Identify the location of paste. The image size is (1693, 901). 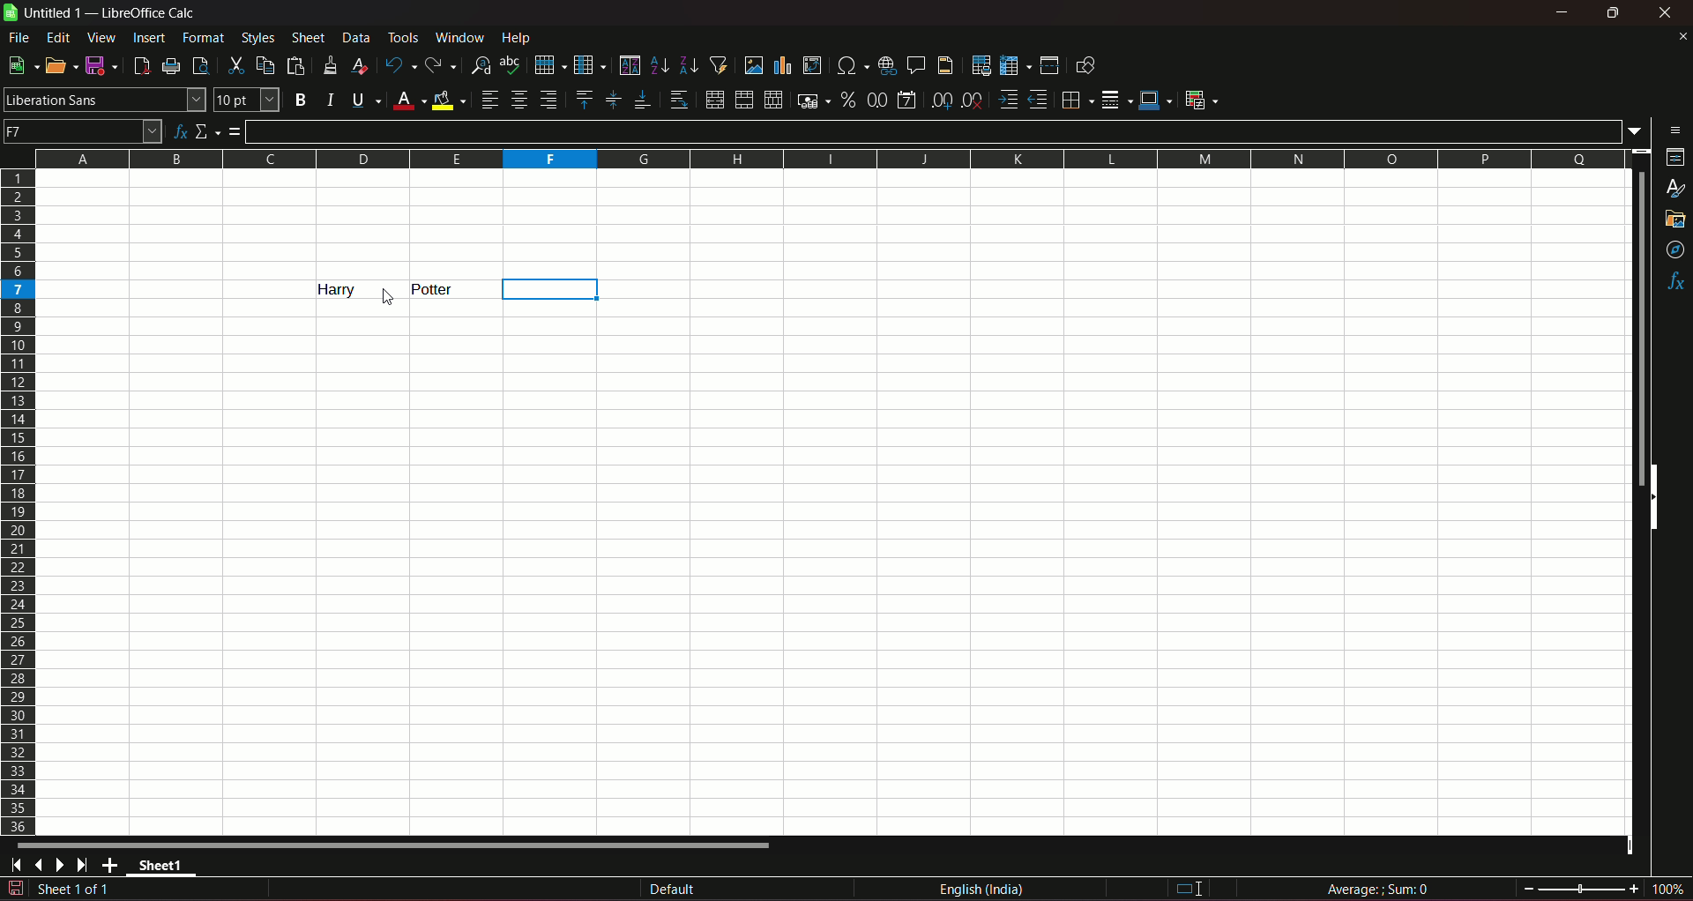
(298, 65).